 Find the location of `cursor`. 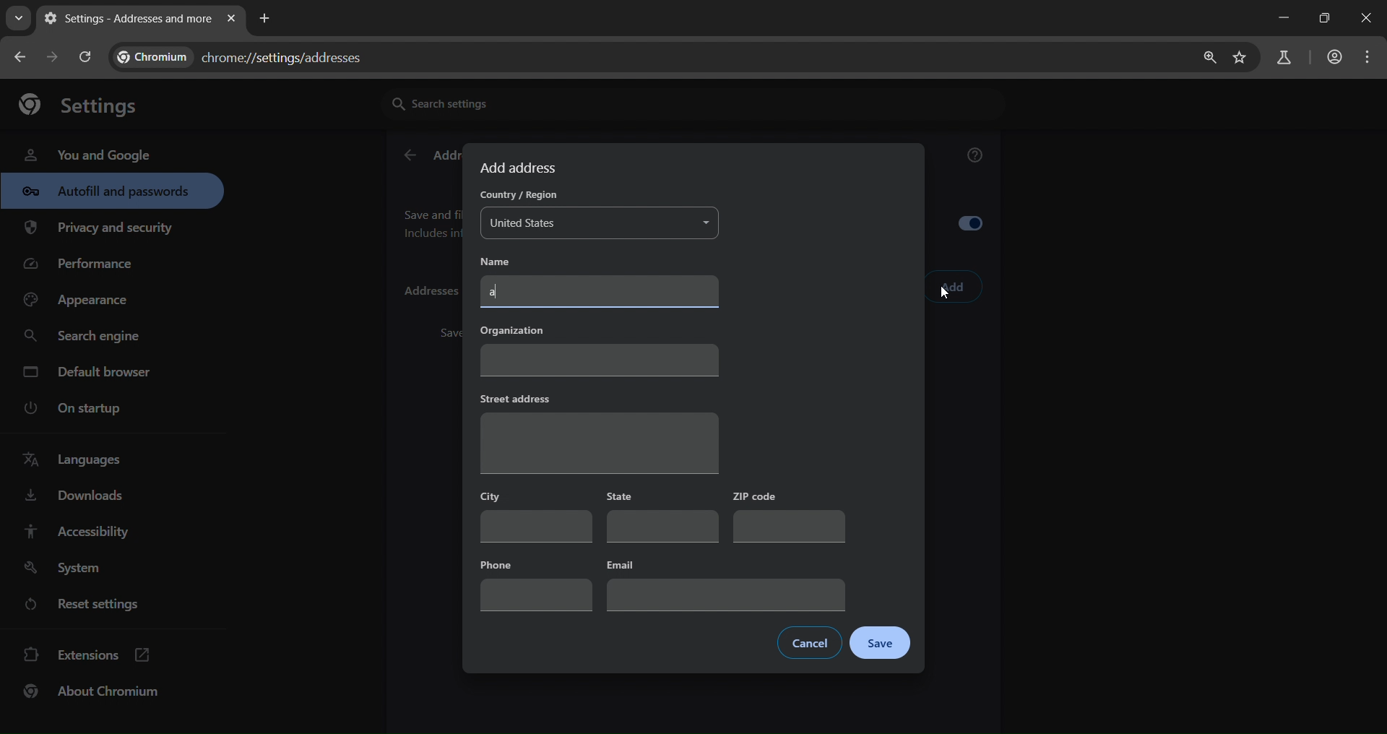

cursor is located at coordinates (945, 296).